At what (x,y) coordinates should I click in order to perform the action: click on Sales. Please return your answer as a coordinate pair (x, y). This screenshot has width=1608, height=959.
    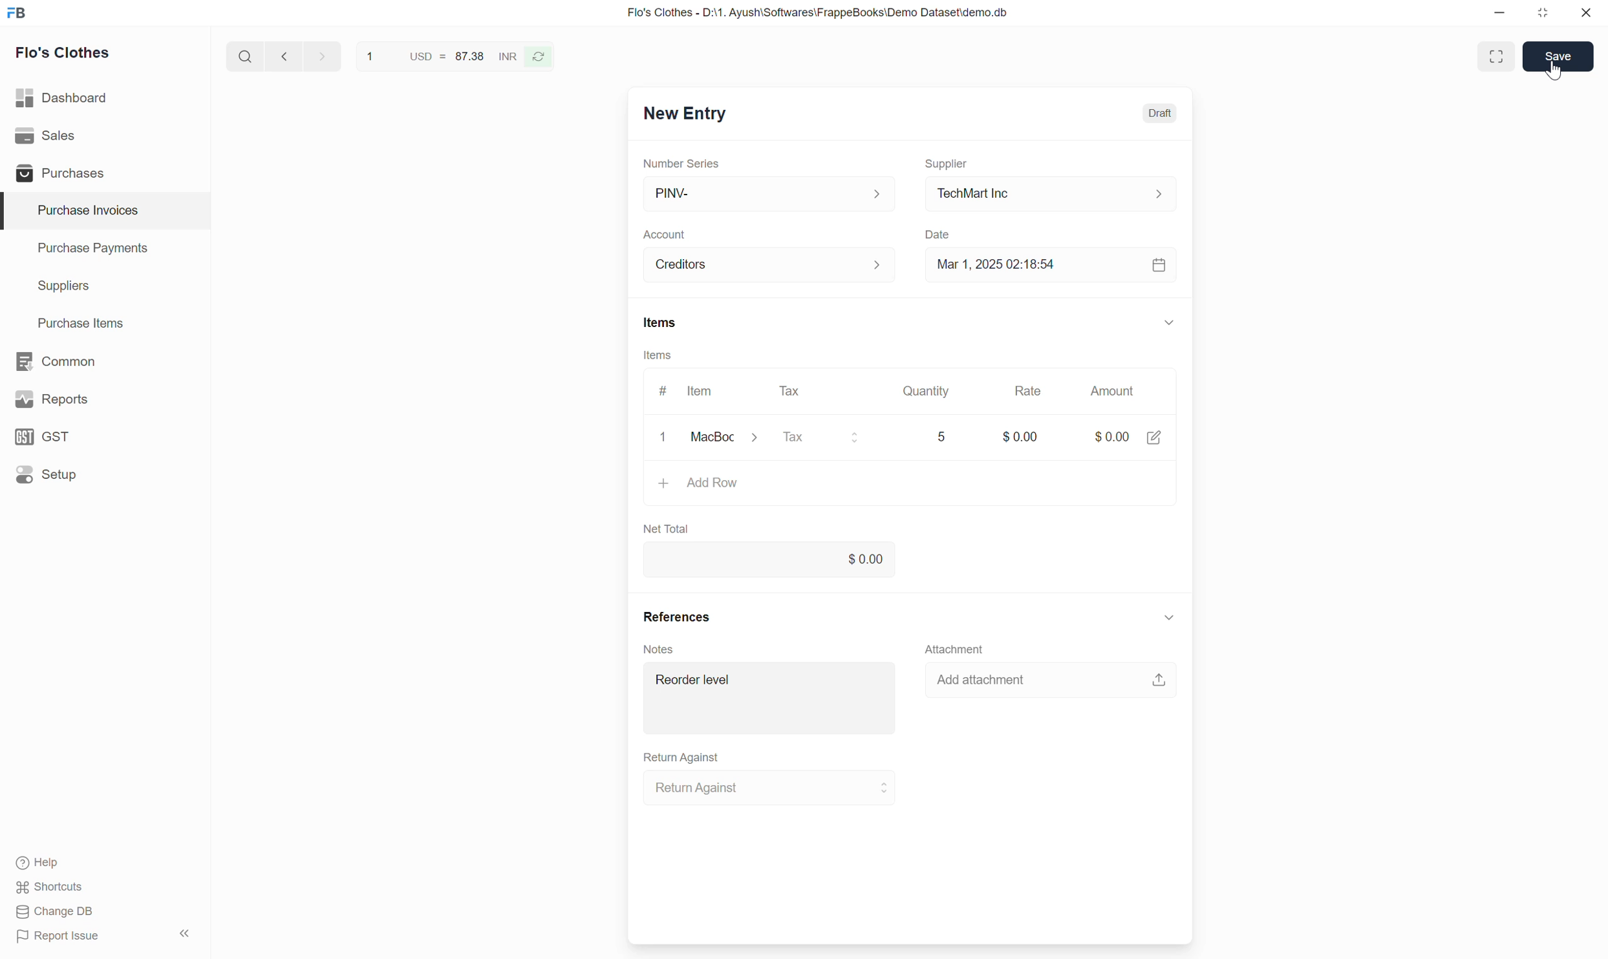
    Looking at the image, I should click on (105, 136).